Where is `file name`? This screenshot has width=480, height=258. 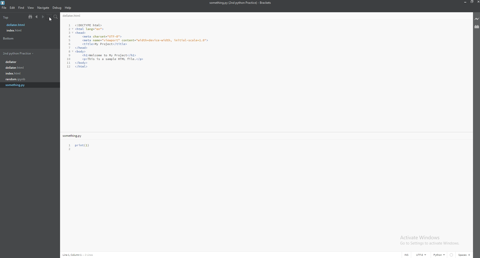
file name is located at coordinates (240, 3).